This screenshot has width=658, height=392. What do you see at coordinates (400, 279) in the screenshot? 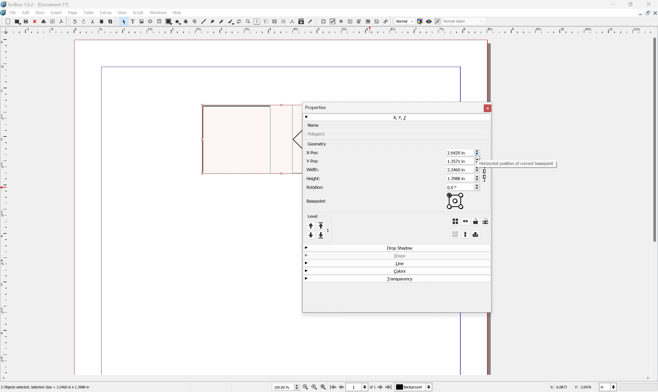
I see `transparency` at bounding box center [400, 279].